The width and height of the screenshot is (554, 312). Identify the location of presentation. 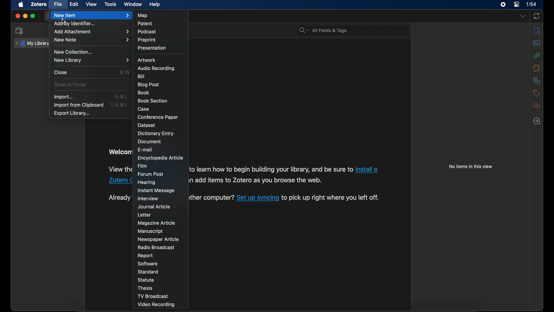
(152, 48).